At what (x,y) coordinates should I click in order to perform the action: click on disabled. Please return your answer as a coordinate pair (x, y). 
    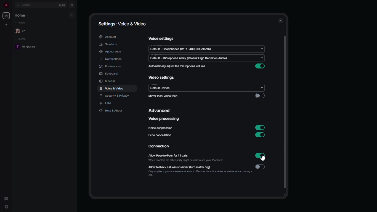
    Looking at the image, I should click on (260, 96).